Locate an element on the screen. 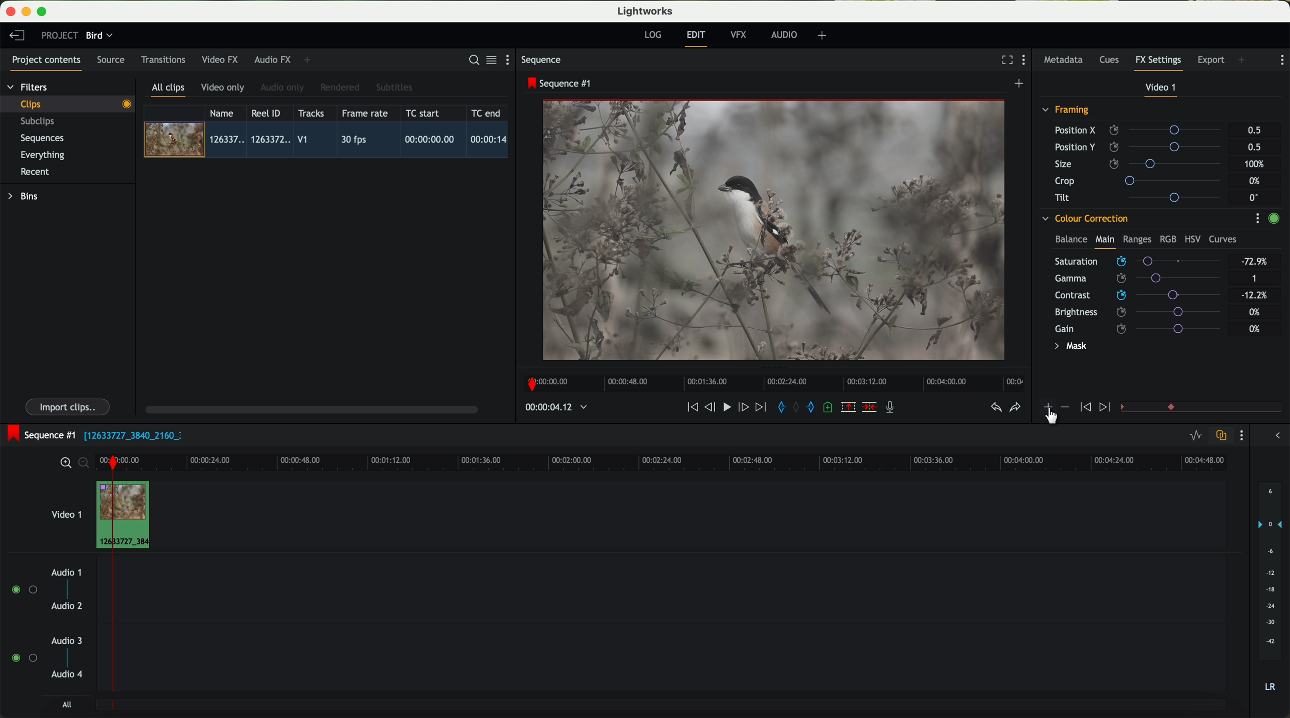  tilt is located at coordinates (1142, 197).